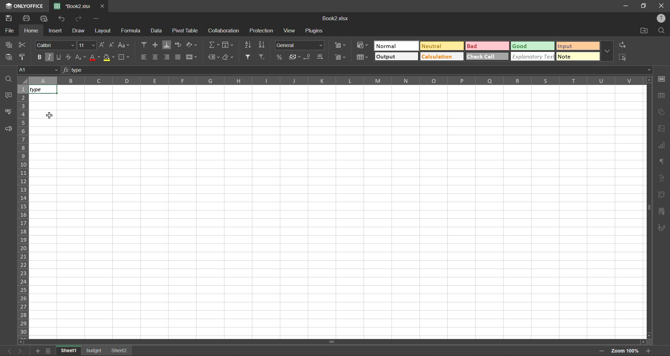 This screenshot has height=356, width=670. I want to click on font size, so click(86, 46).